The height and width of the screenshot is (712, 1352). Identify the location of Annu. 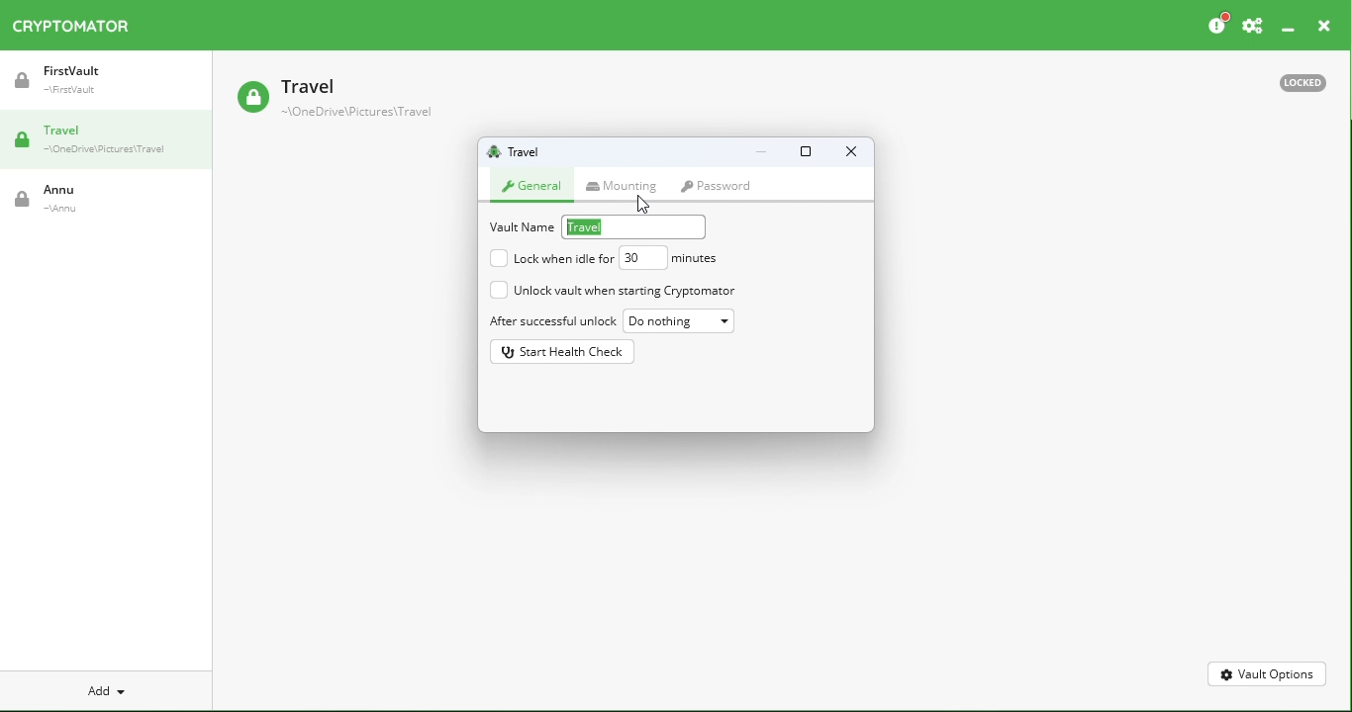
(106, 203).